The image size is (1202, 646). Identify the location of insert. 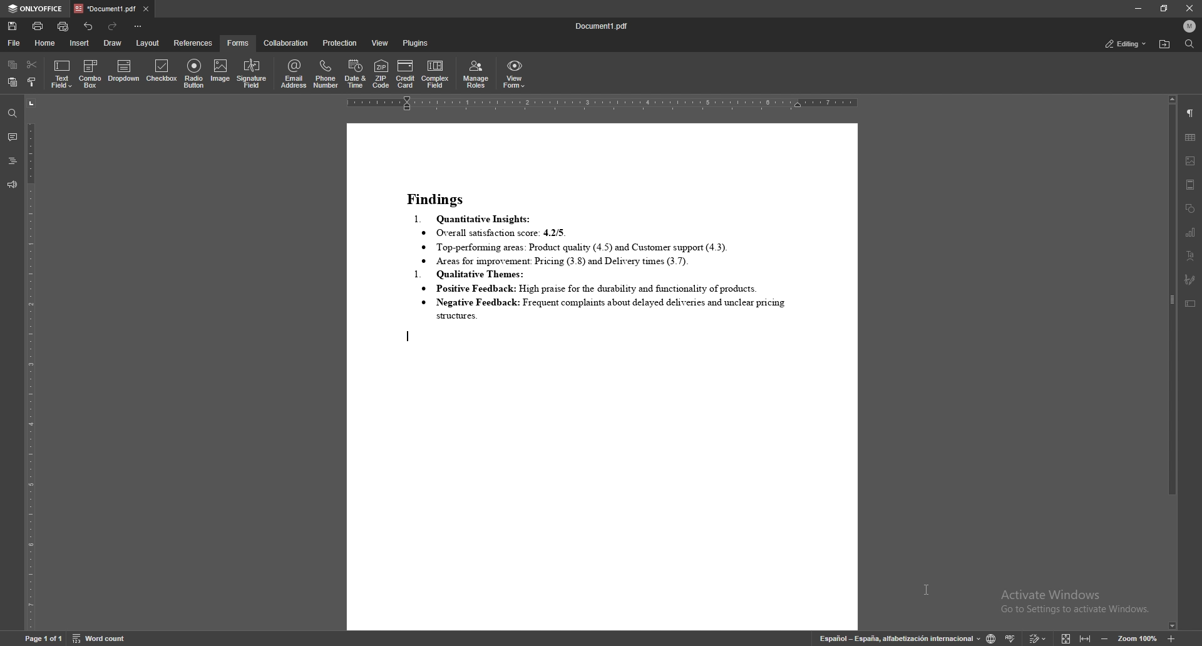
(79, 43).